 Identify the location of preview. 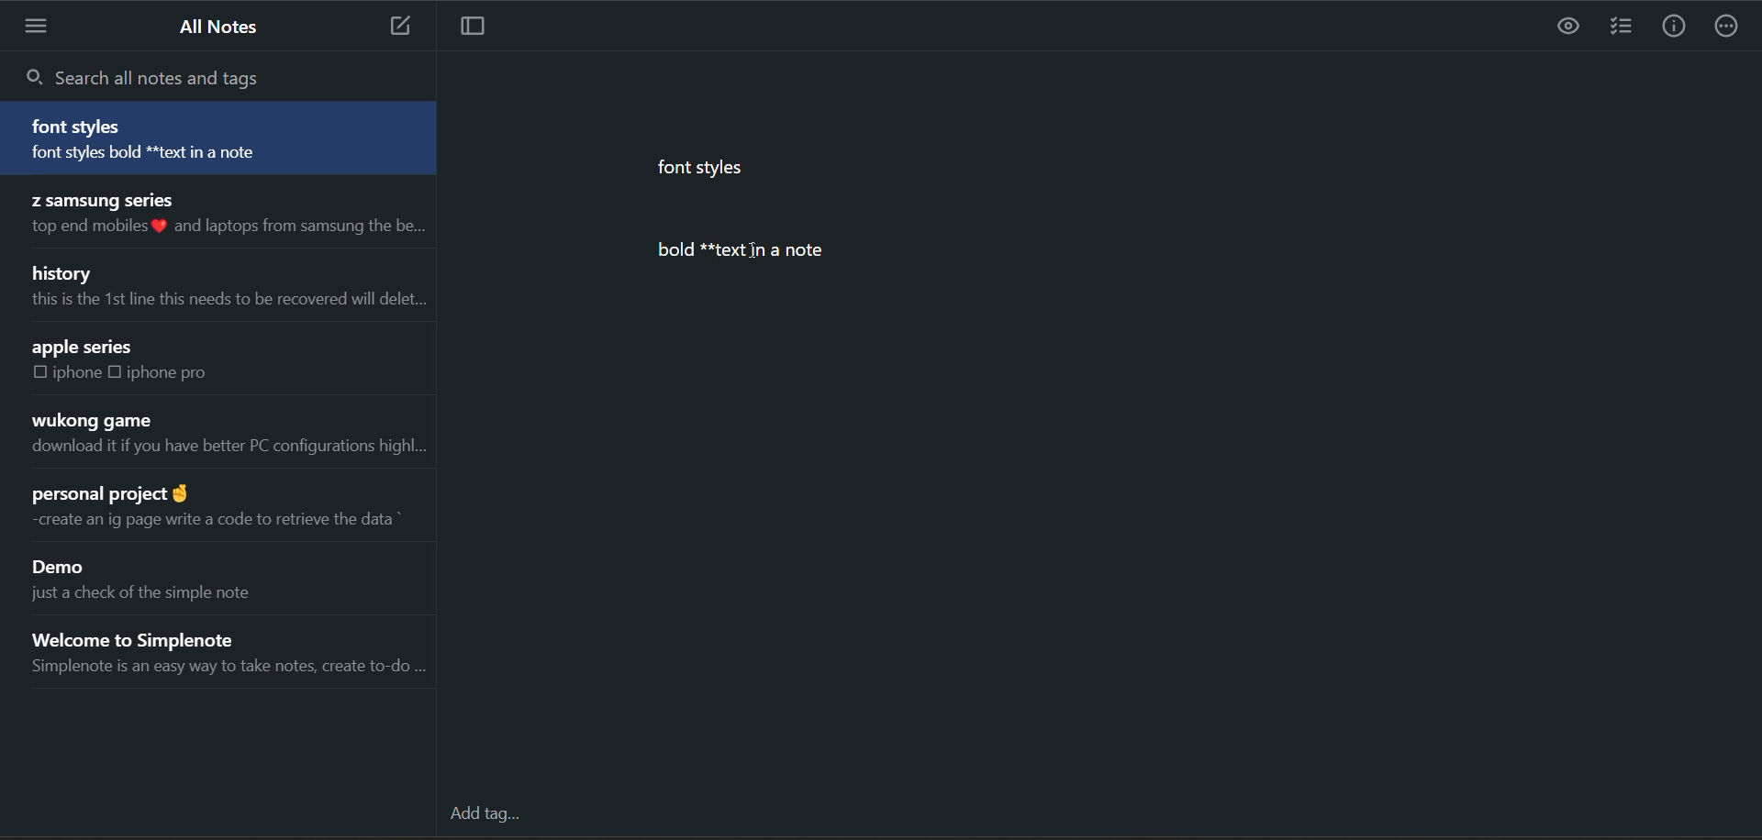
(1570, 27).